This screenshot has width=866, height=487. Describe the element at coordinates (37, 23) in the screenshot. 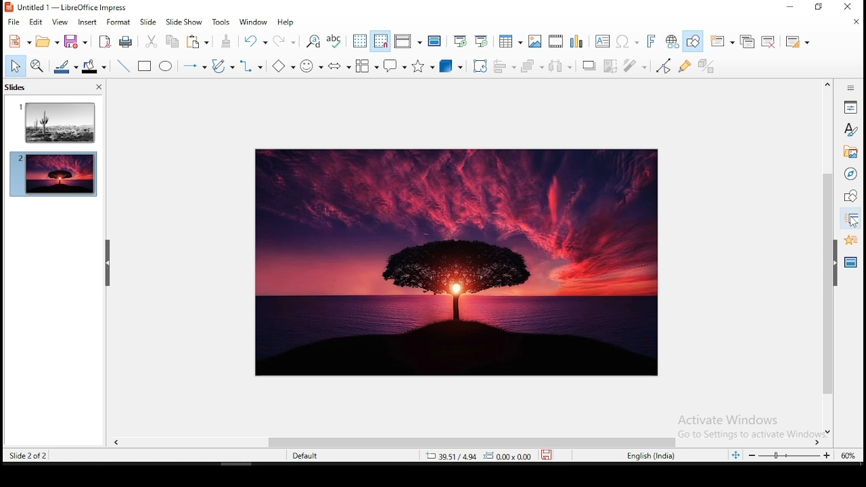

I see `edit` at that location.